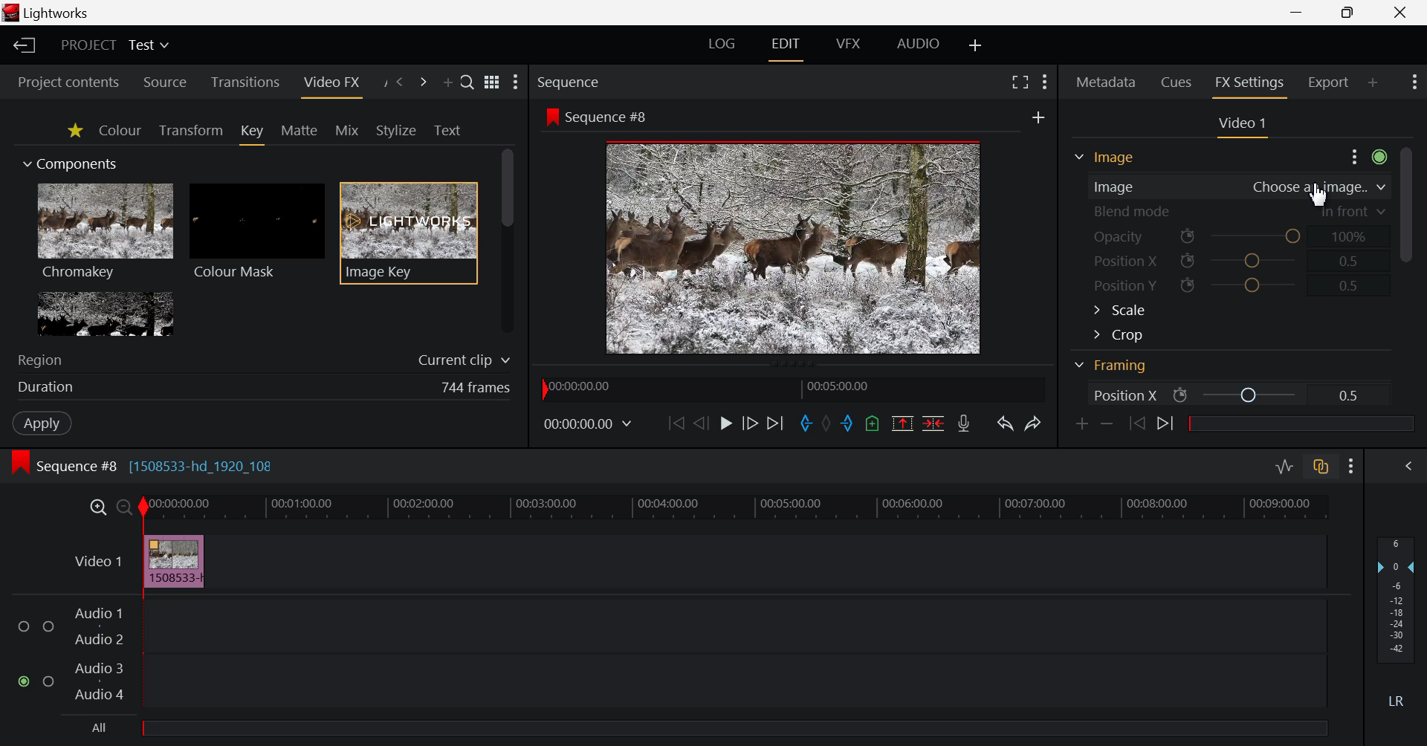  Describe the element at coordinates (1007, 423) in the screenshot. I see `Undo` at that location.